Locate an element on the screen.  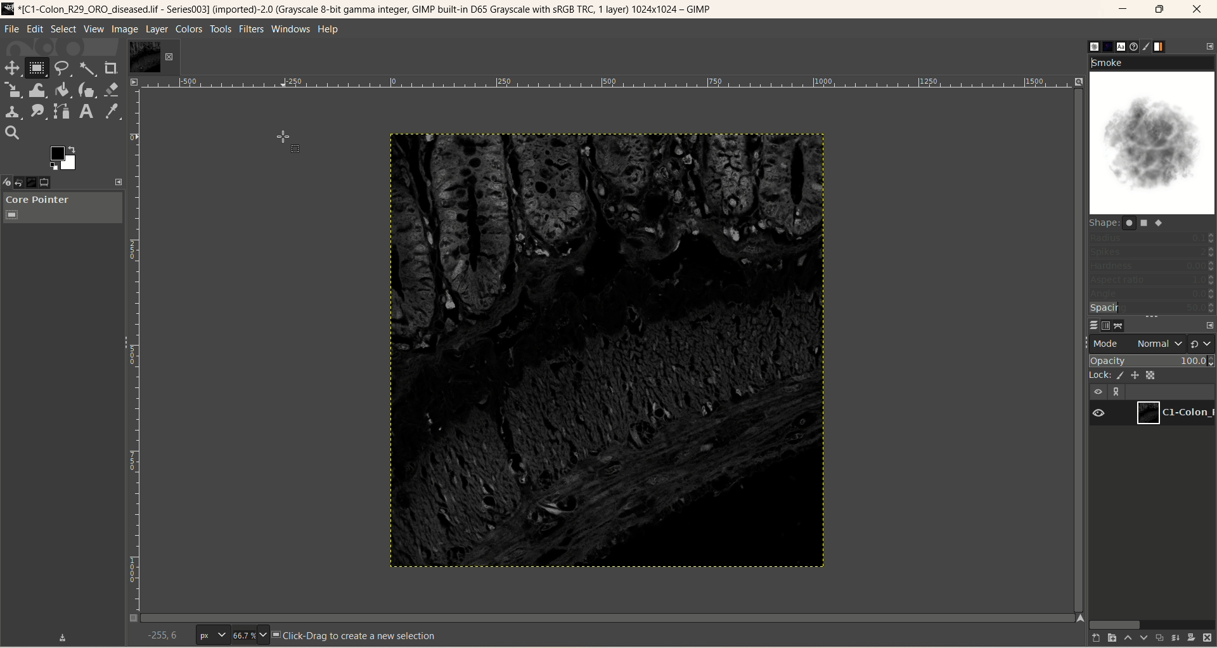
cursor is located at coordinates (288, 143).